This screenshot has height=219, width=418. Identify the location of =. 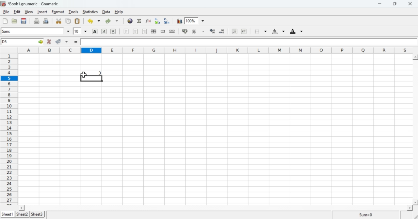
(75, 42).